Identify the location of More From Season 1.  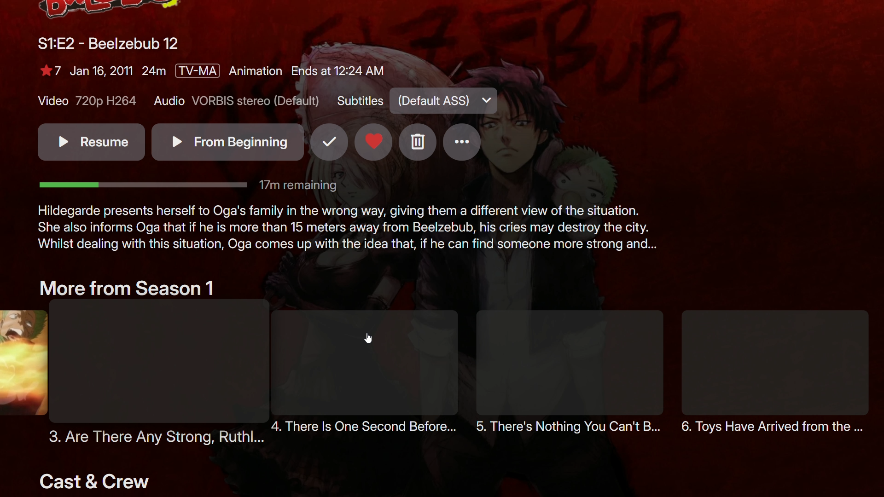
(129, 286).